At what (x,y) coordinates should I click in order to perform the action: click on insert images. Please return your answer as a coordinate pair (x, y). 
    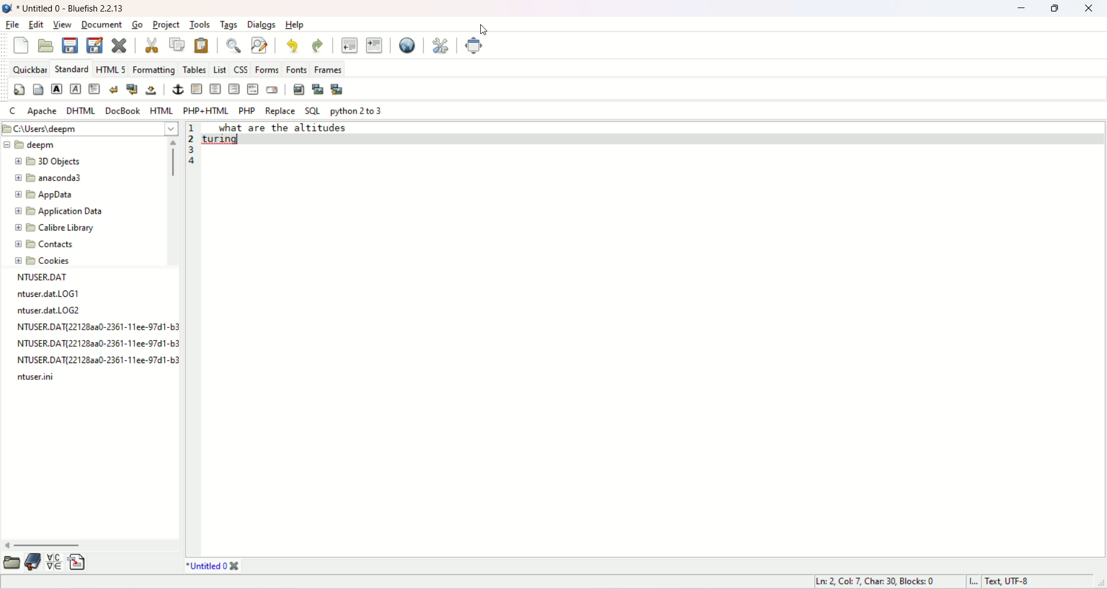
    Looking at the image, I should click on (299, 88).